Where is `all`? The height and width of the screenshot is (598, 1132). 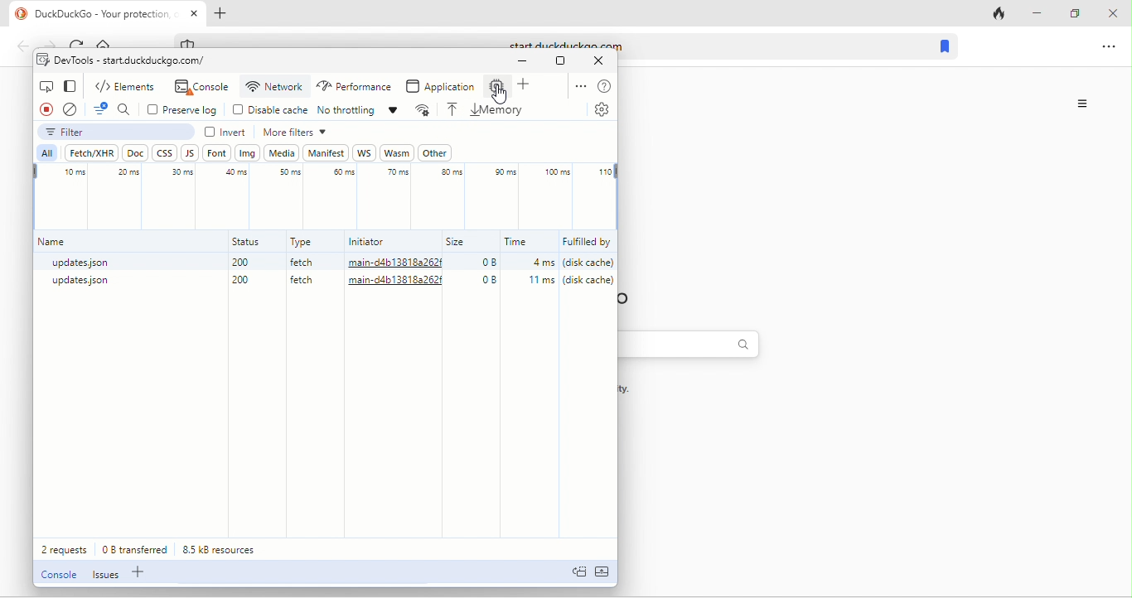 all is located at coordinates (51, 152).